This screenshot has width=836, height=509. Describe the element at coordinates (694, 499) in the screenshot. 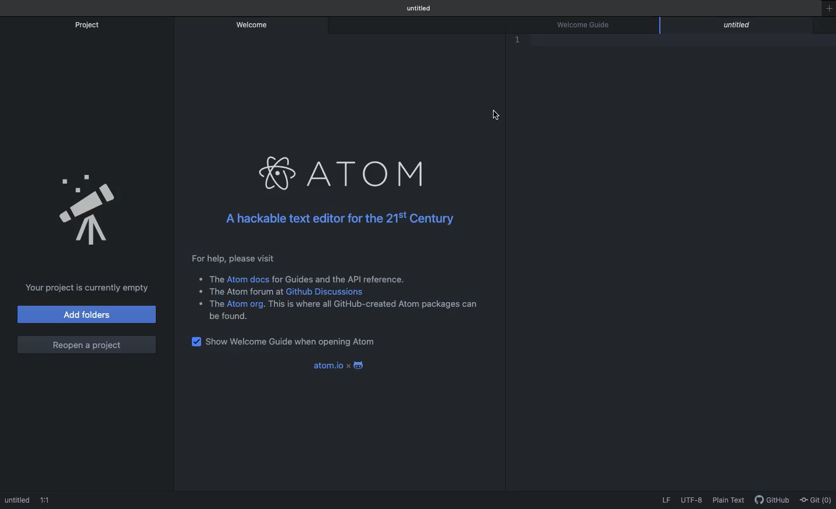

I see `UTF-8` at that location.